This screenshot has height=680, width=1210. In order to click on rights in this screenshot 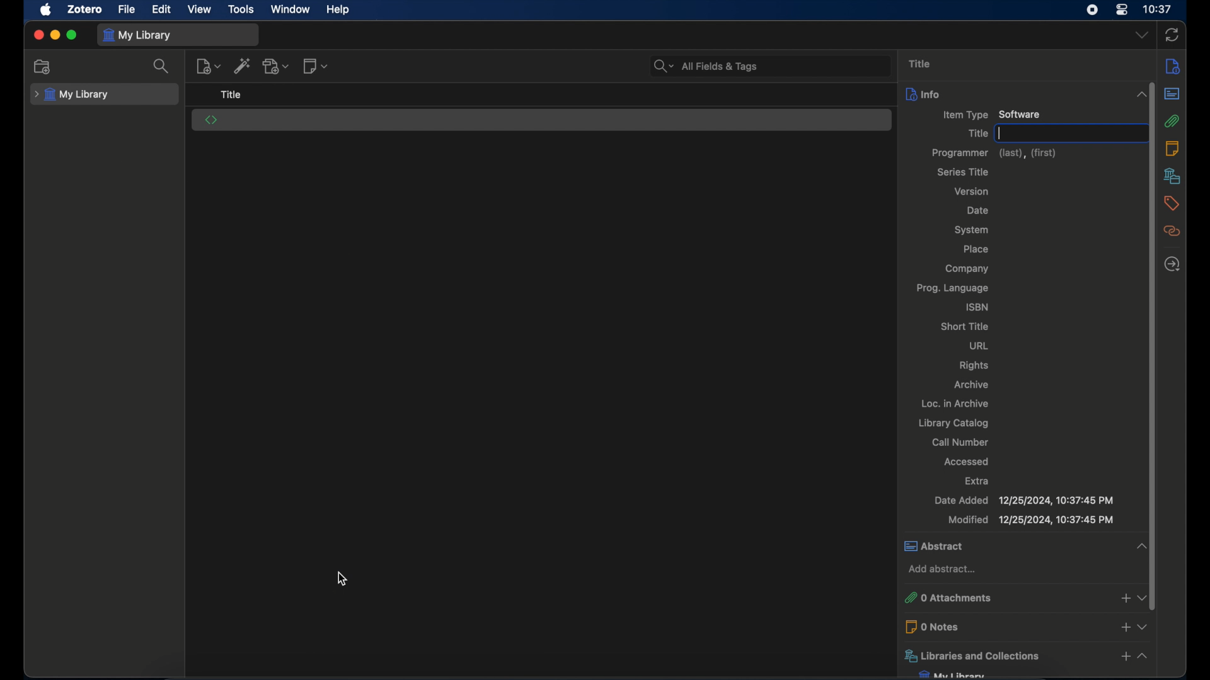, I will do `click(975, 366)`.